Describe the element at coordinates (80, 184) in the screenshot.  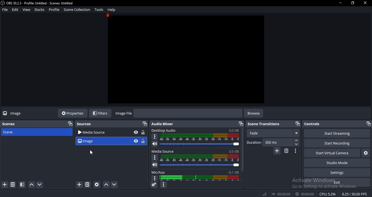
I see `add source` at that location.